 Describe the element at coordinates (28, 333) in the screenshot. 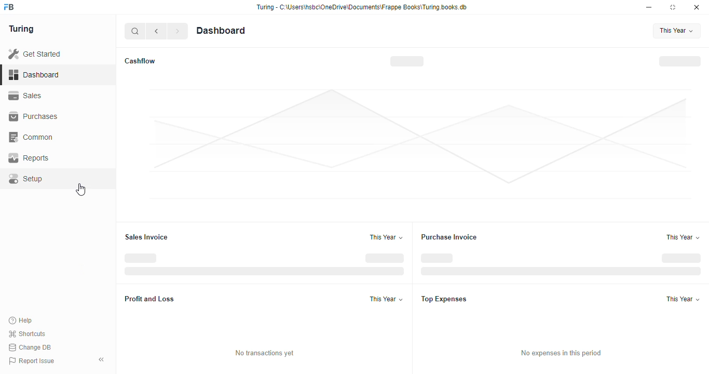

I see `shortcuts` at that location.